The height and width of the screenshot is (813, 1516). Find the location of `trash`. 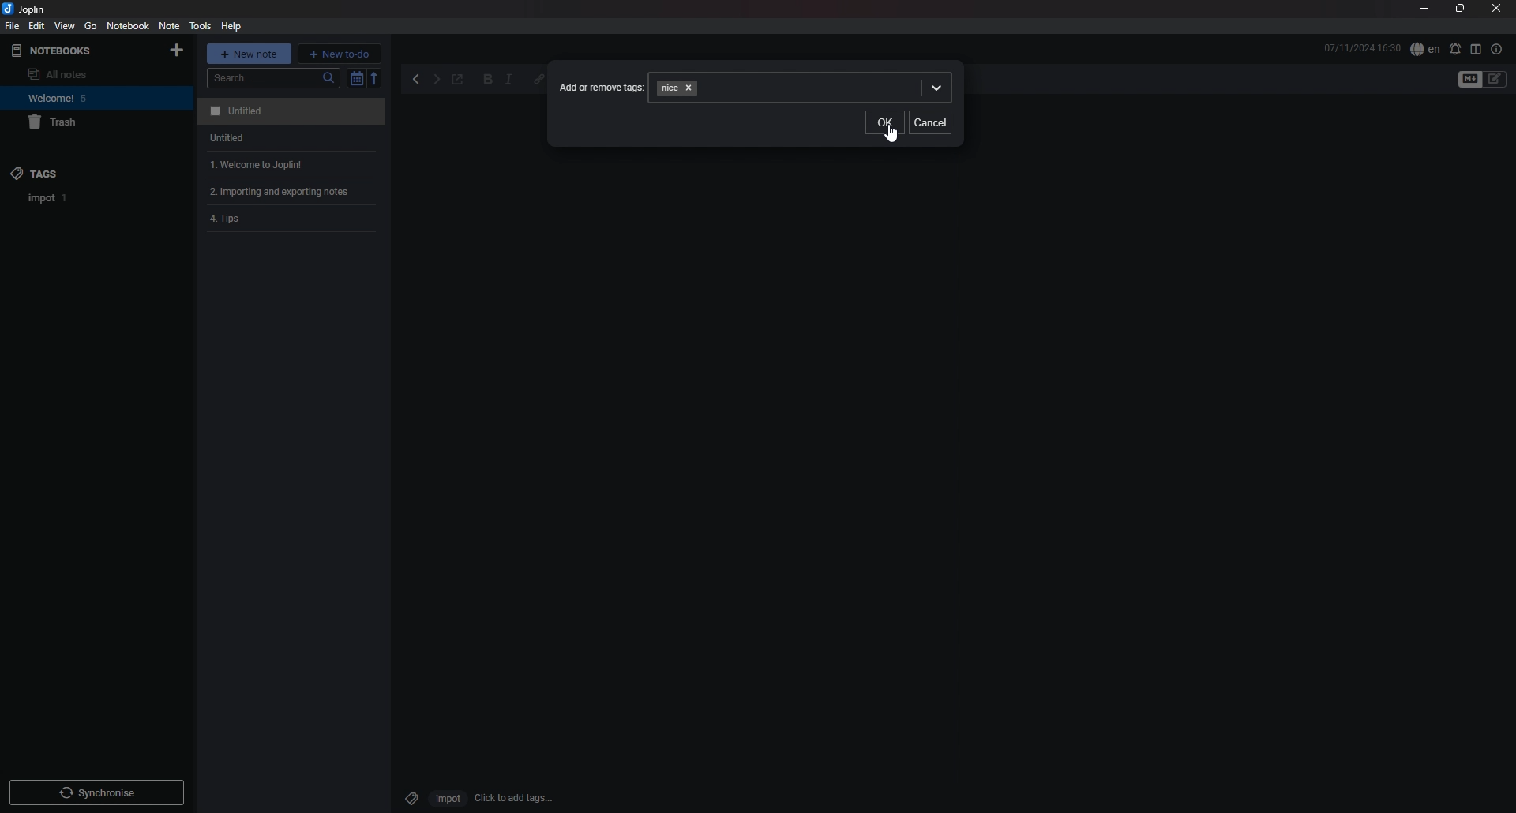

trash is located at coordinates (84, 123).